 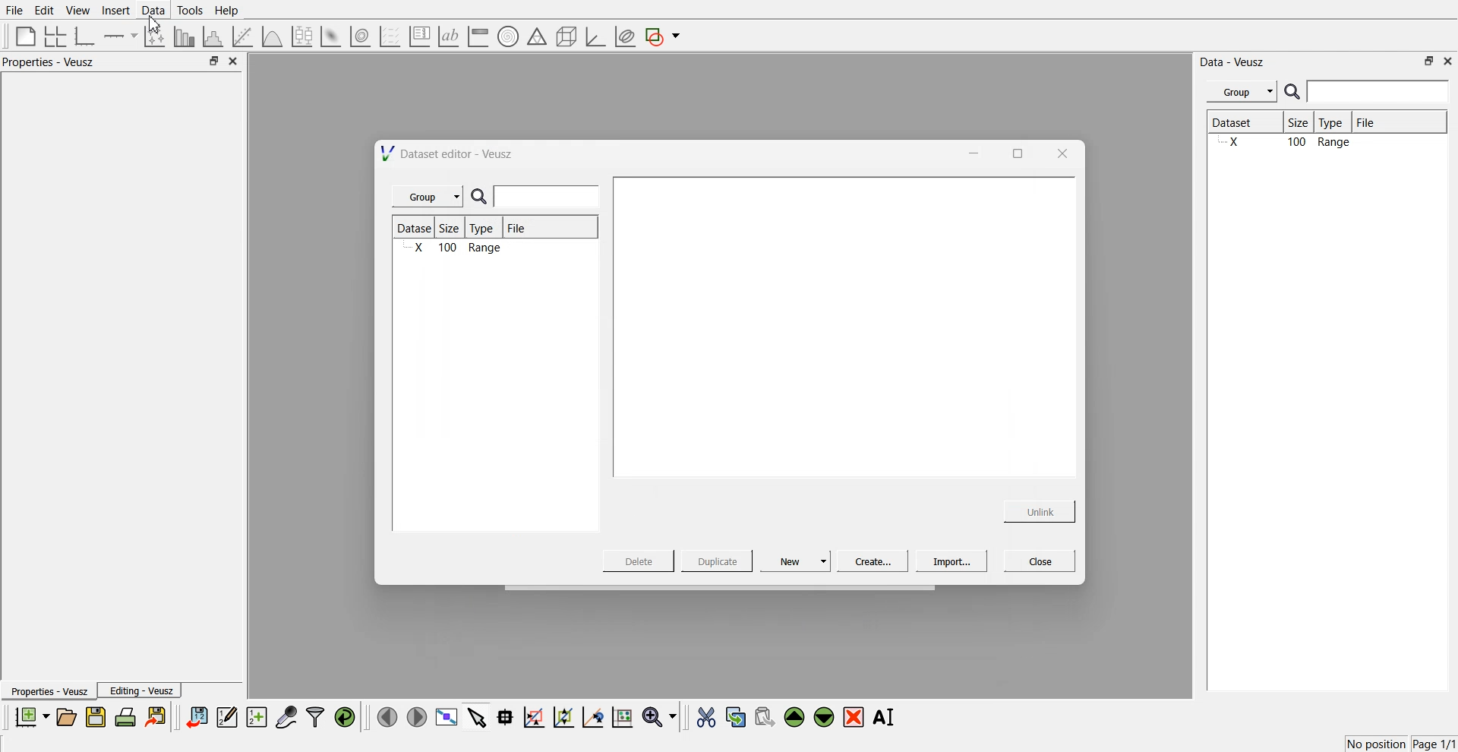 I want to click on Help, so click(x=232, y=12).